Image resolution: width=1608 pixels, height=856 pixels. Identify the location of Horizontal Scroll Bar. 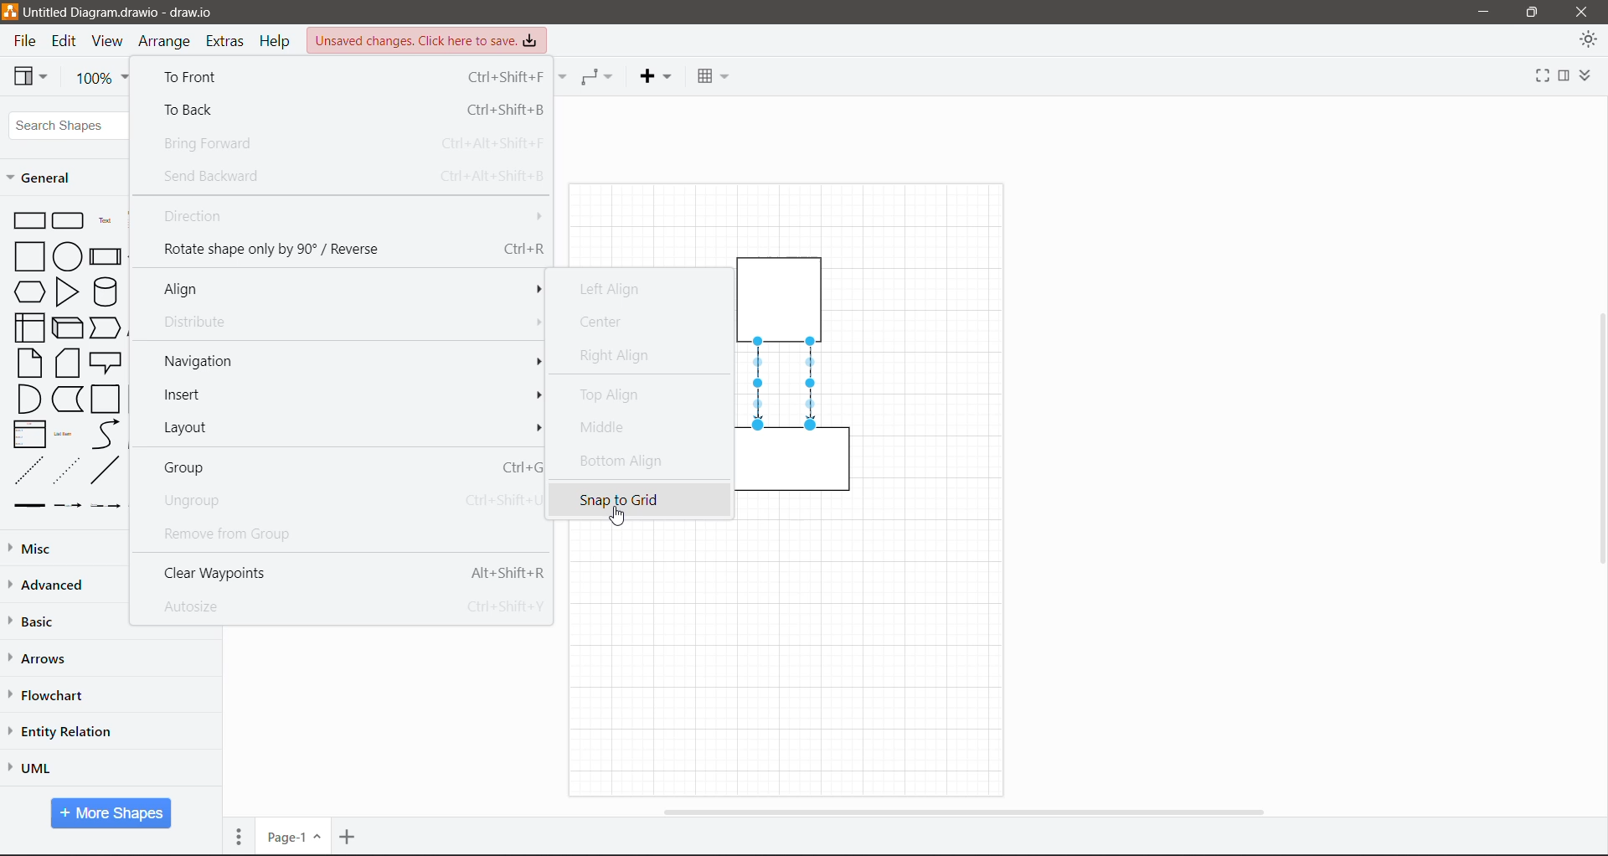
(961, 811).